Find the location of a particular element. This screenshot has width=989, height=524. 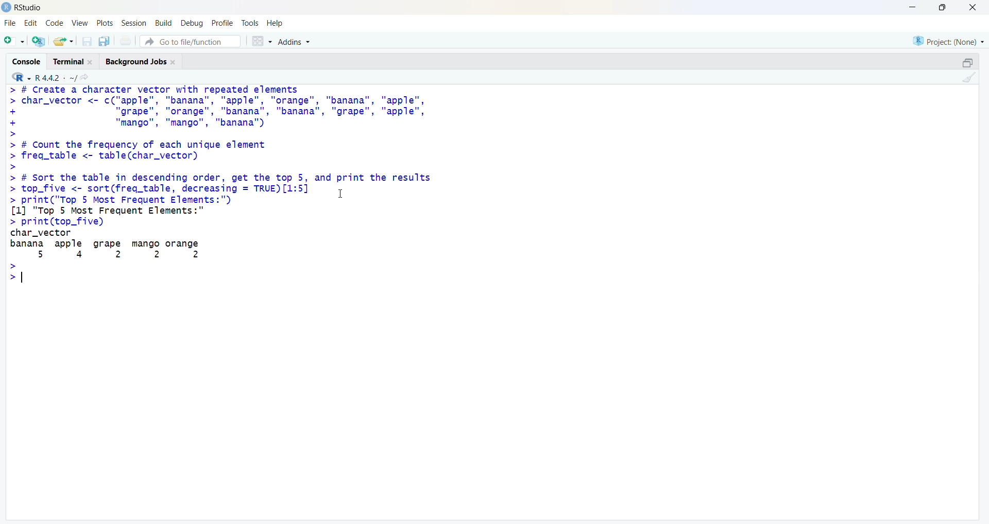

Maximize is located at coordinates (943, 9).